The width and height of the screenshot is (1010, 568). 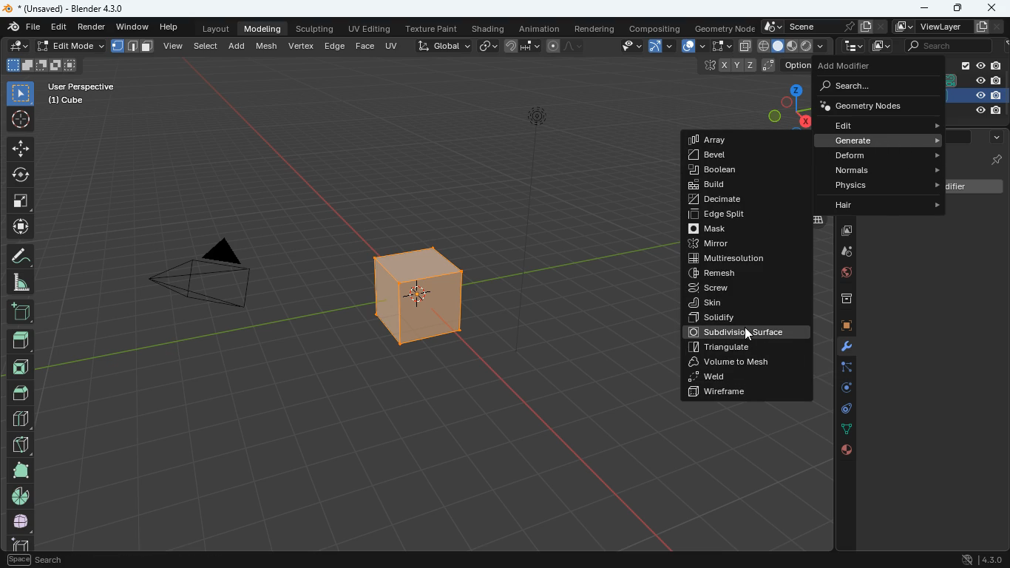 What do you see at coordinates (54, 47) in the screenshot?
I see `edit` at bounding box center [54, 47].